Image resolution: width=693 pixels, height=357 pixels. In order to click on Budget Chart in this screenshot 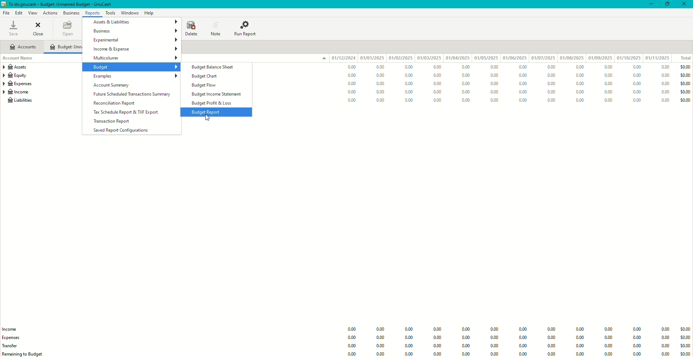, I will do `click(205, 76)`.